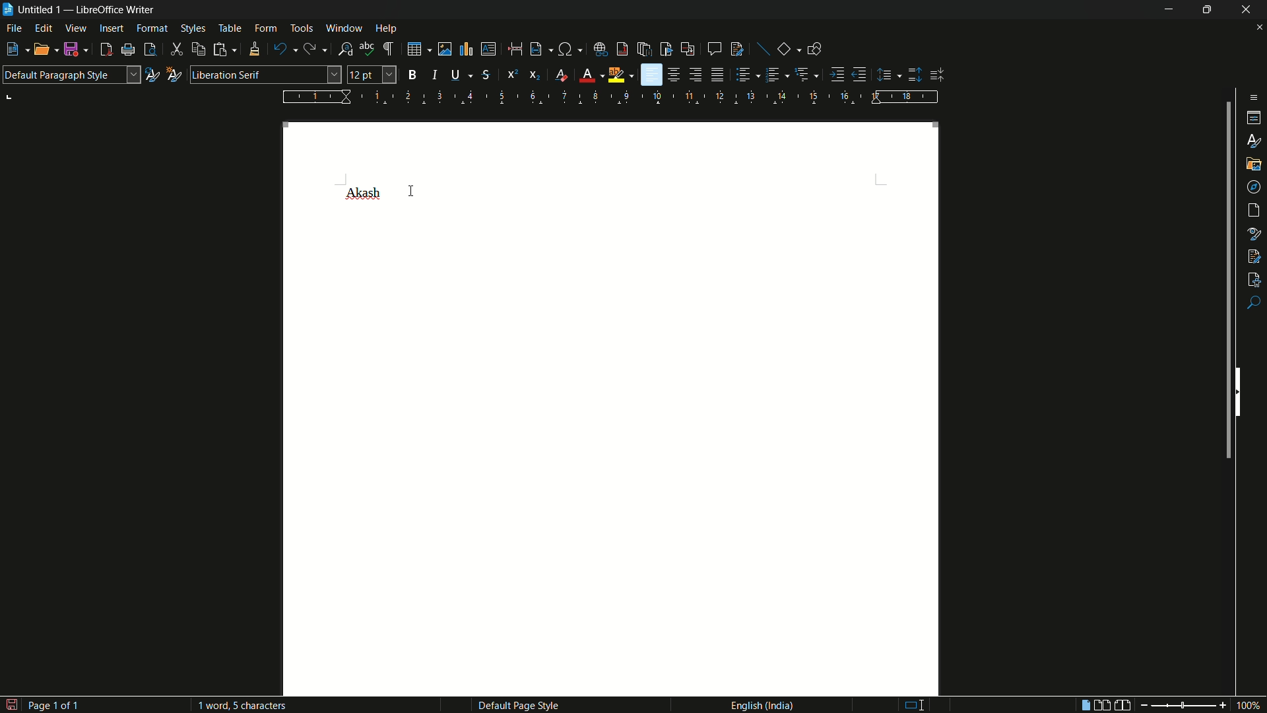  What do you see at coordinates (71, 75) in the screenshot?
I see `paragraph style` at bounding box center [71, 75].